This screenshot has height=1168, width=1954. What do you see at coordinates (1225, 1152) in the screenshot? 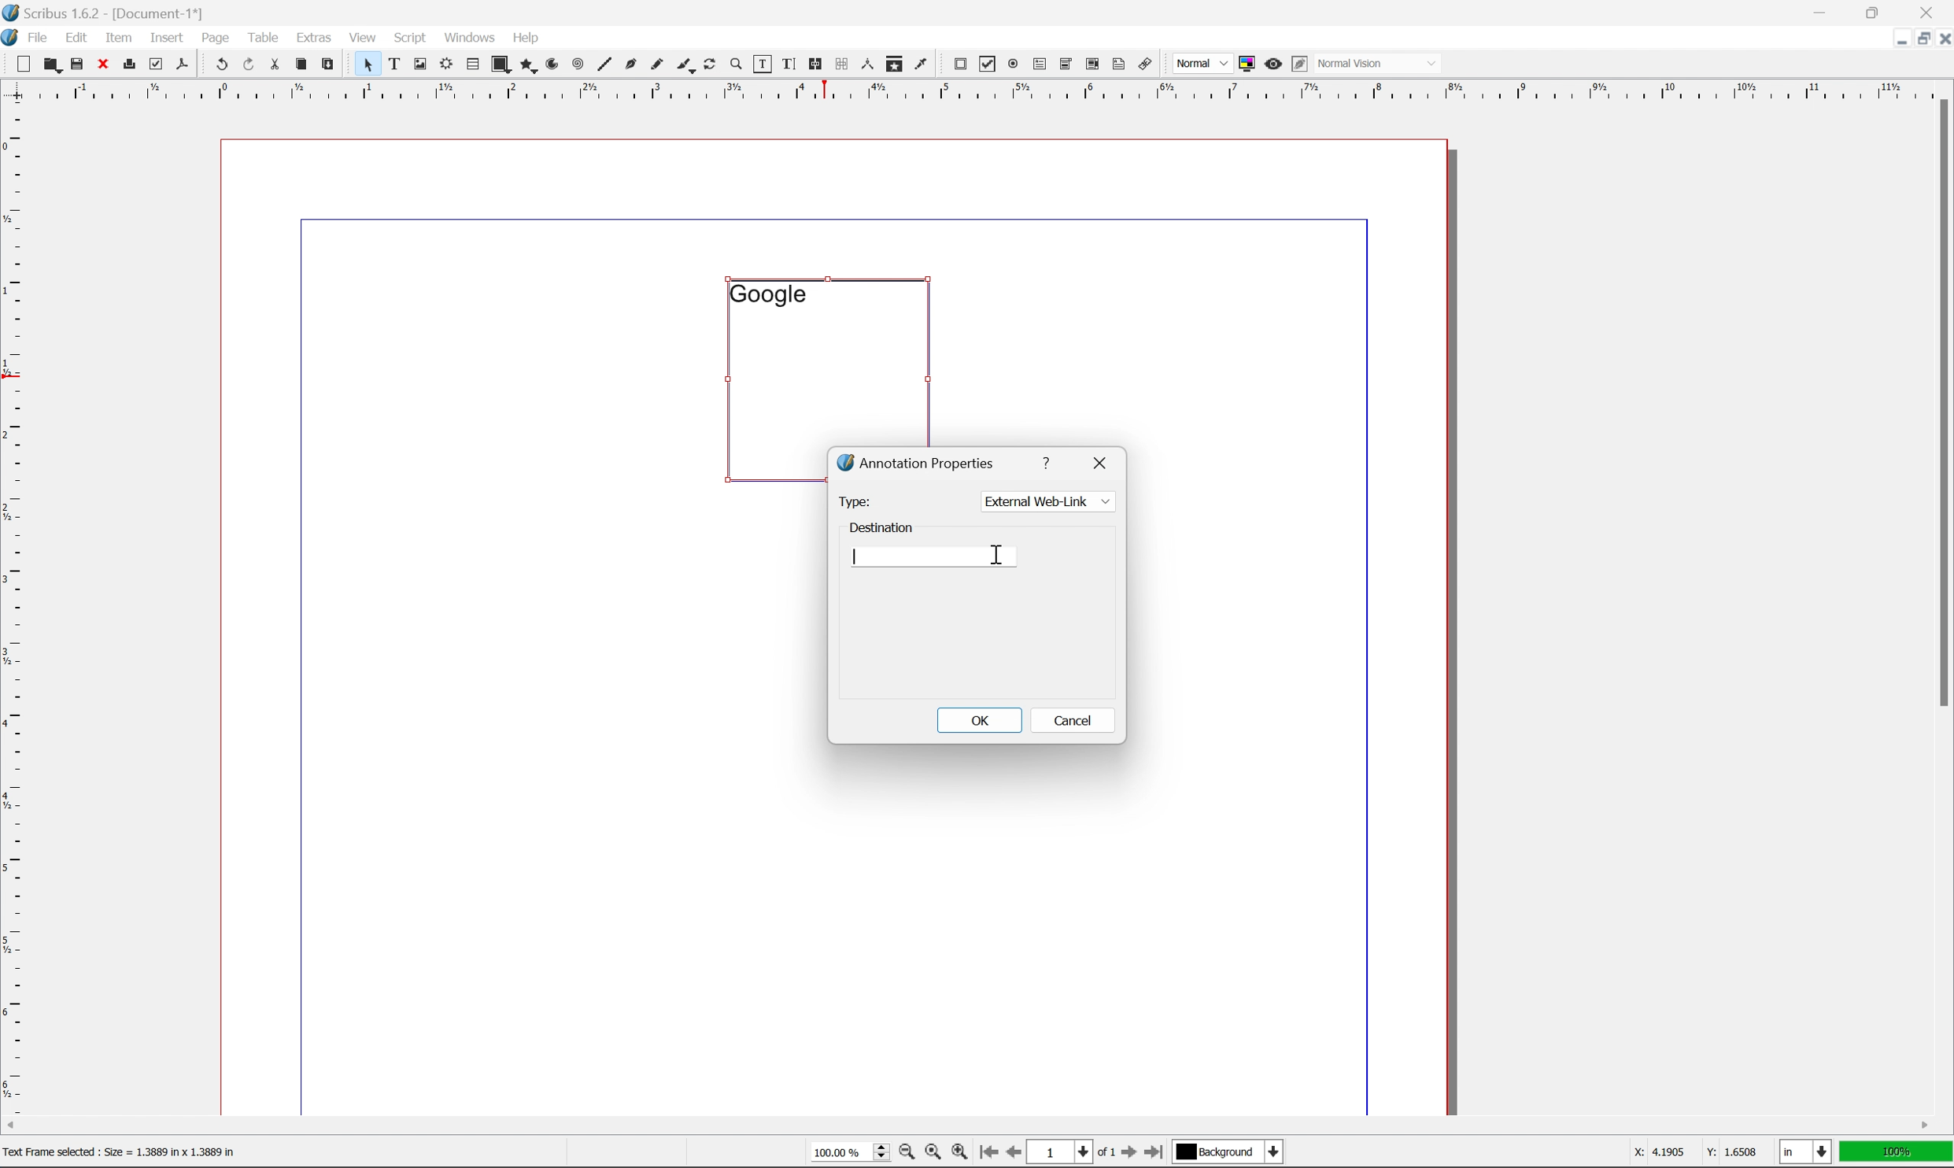
I see `select current layer` at bounding box center [1225, 1152].